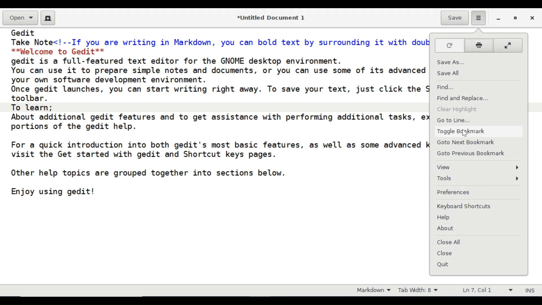 Image resolution: width=542 pixels, height=305 pixels. I want to click on Goto Next Bookmark, so click(467, 143).